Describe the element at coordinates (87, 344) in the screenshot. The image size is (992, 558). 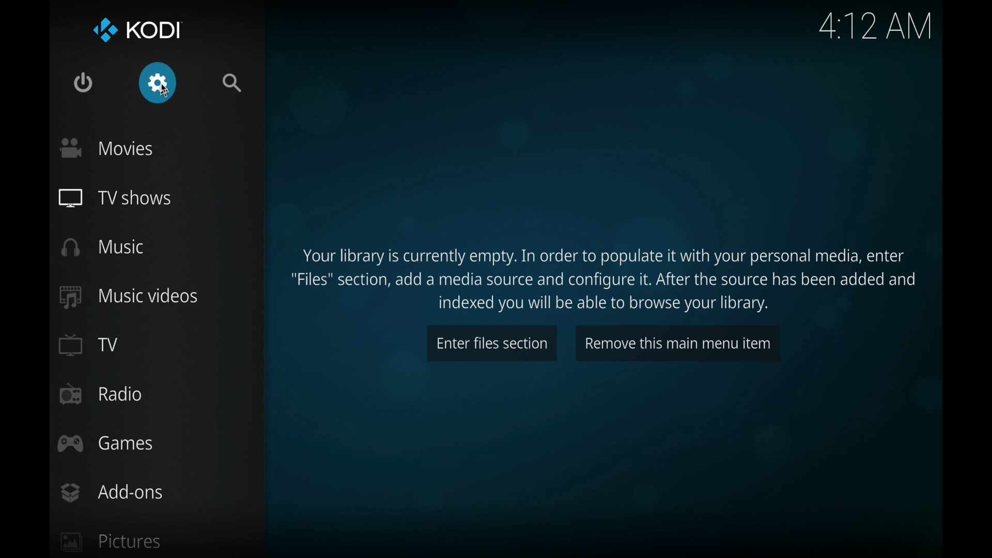
I see `TV` at that location.